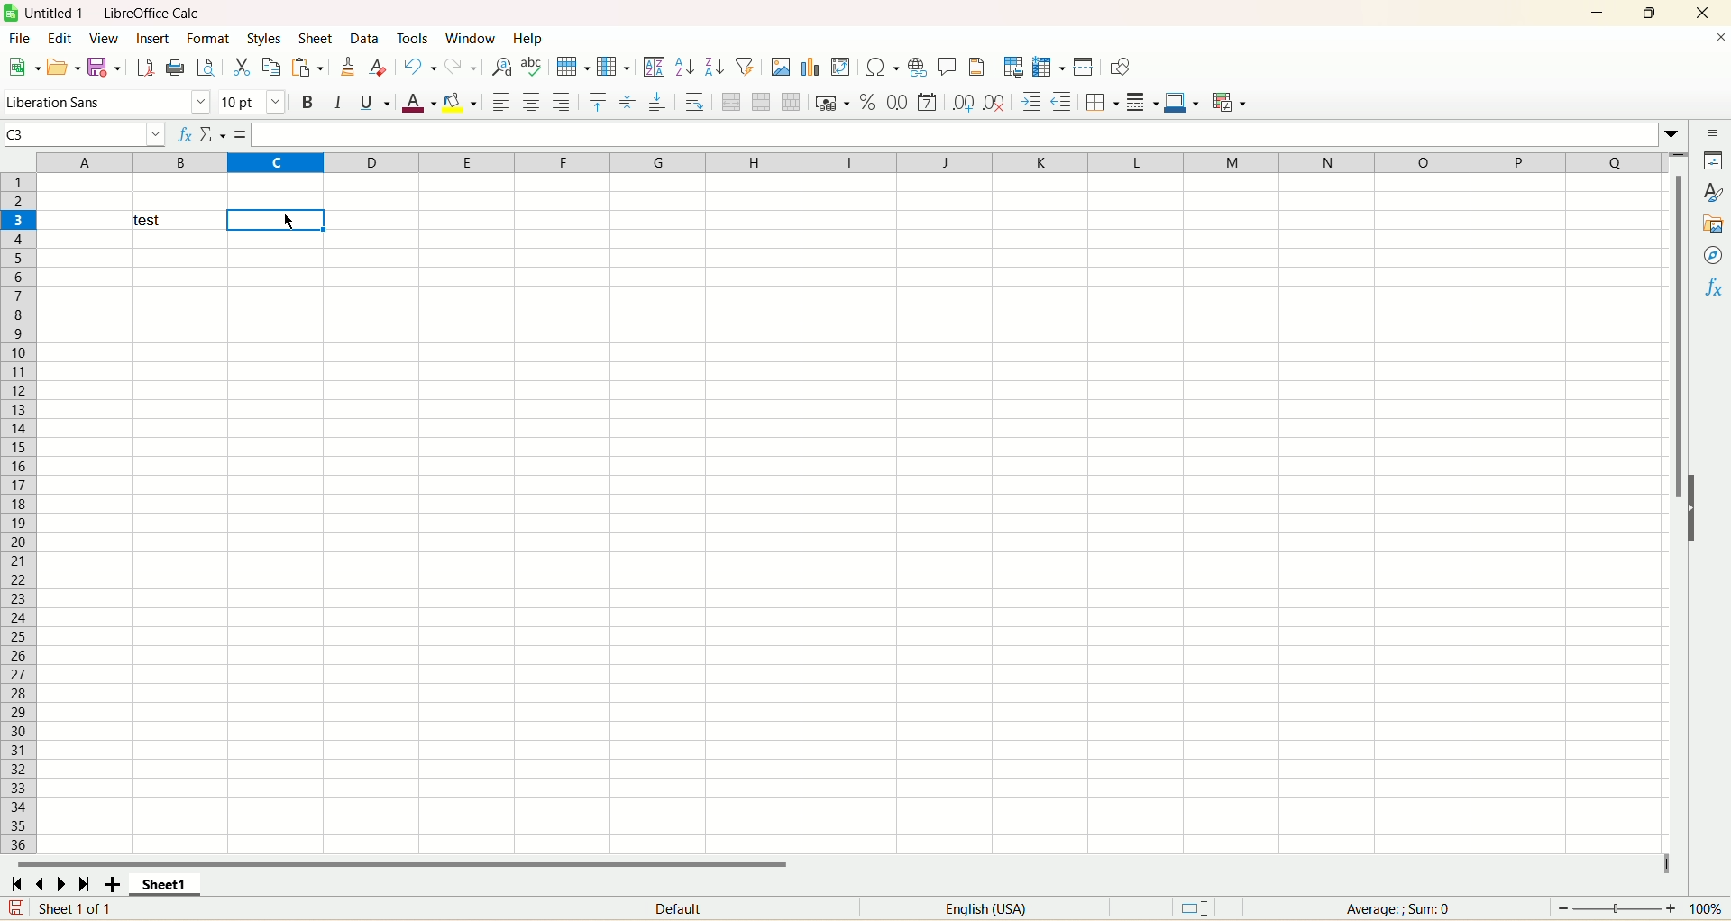  What do you see at coordinates (563, 102) in the screenshot?
I see `align left` at bounding box center [563, 102].